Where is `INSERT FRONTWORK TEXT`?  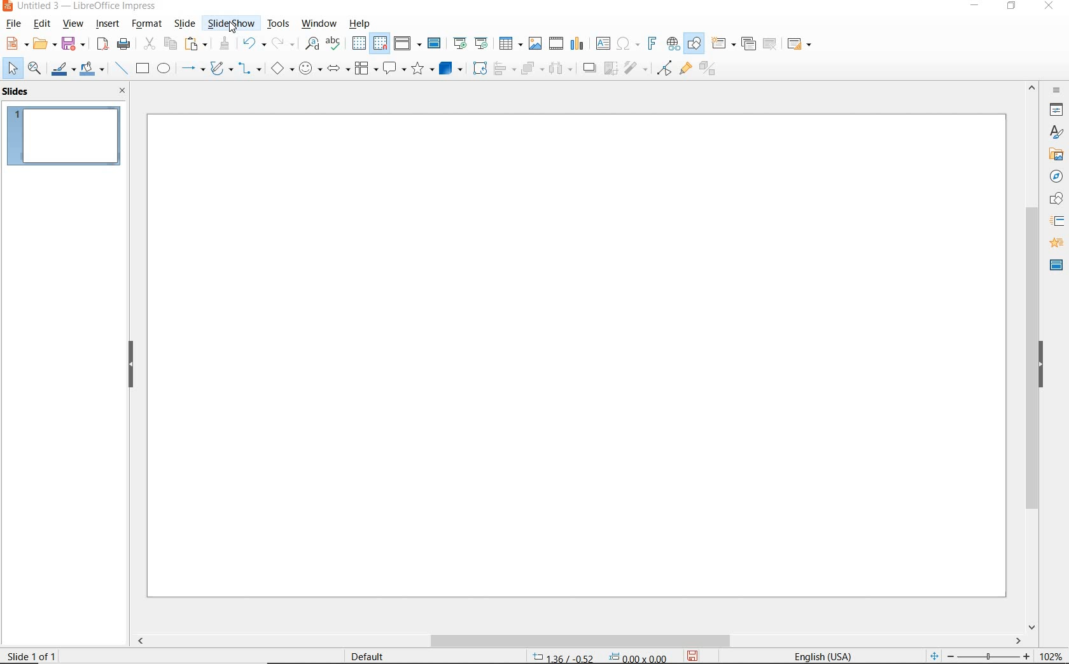
INSERT FRONTWORK TEXT is located at coordinates (650, 42).